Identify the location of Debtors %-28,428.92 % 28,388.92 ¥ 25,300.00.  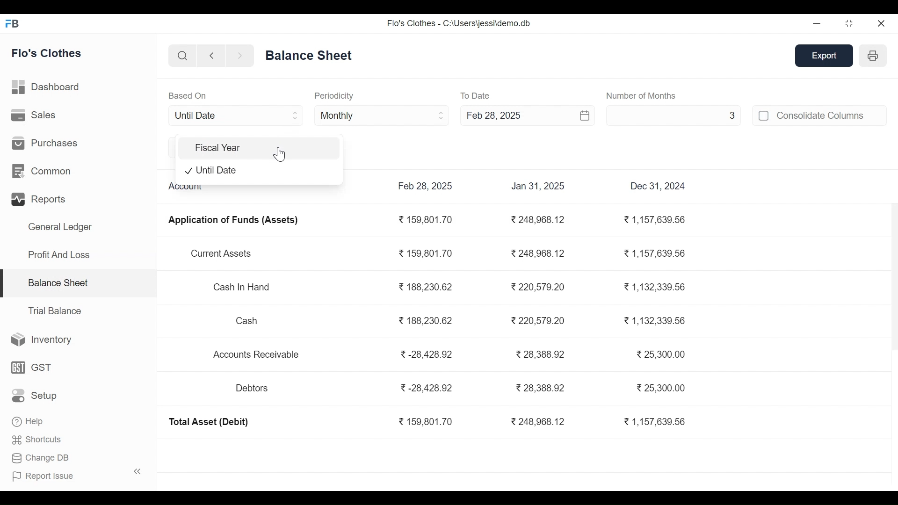
(460, 389).